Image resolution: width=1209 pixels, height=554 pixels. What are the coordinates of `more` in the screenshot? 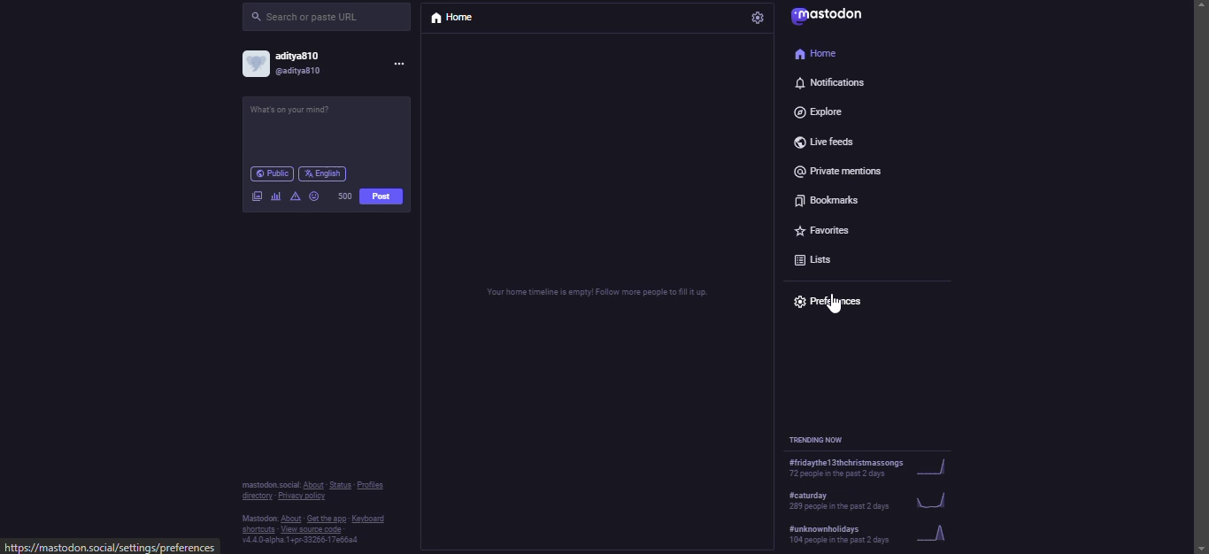 It's located at (400, 65).